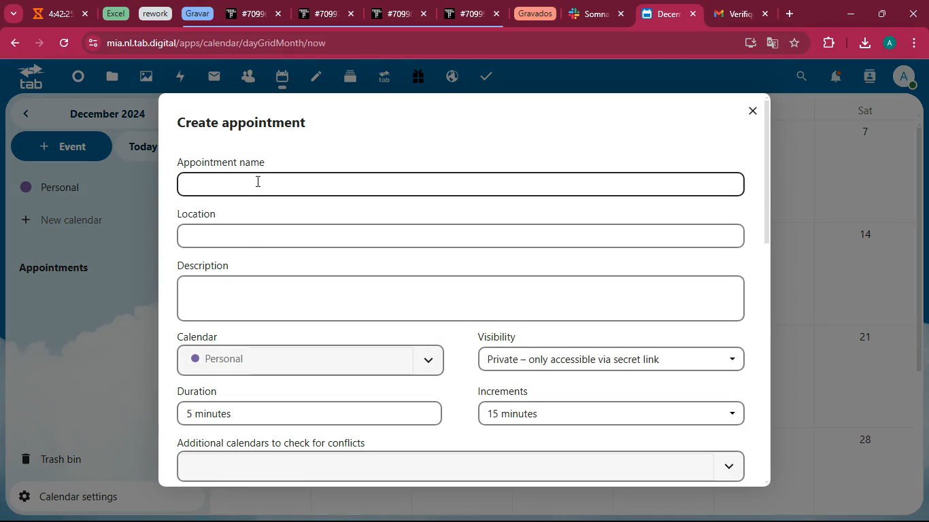  I want to click on 5 minutes, so click(309, 413).